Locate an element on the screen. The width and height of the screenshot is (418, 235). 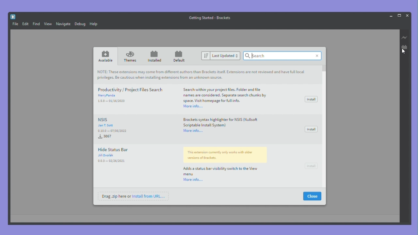
0.0.3-02/26/2021 is located at coordinates (111, 161).